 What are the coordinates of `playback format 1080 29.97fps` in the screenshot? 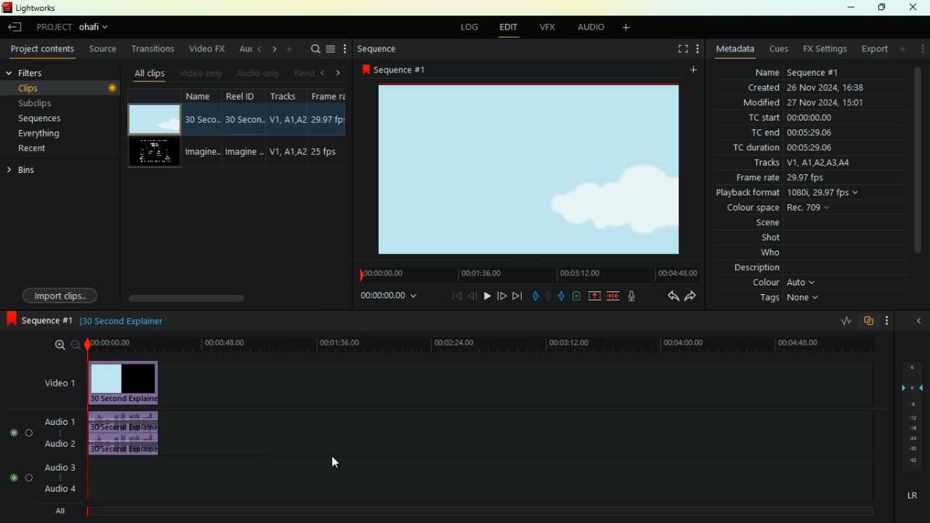 It's located at (788, 194).